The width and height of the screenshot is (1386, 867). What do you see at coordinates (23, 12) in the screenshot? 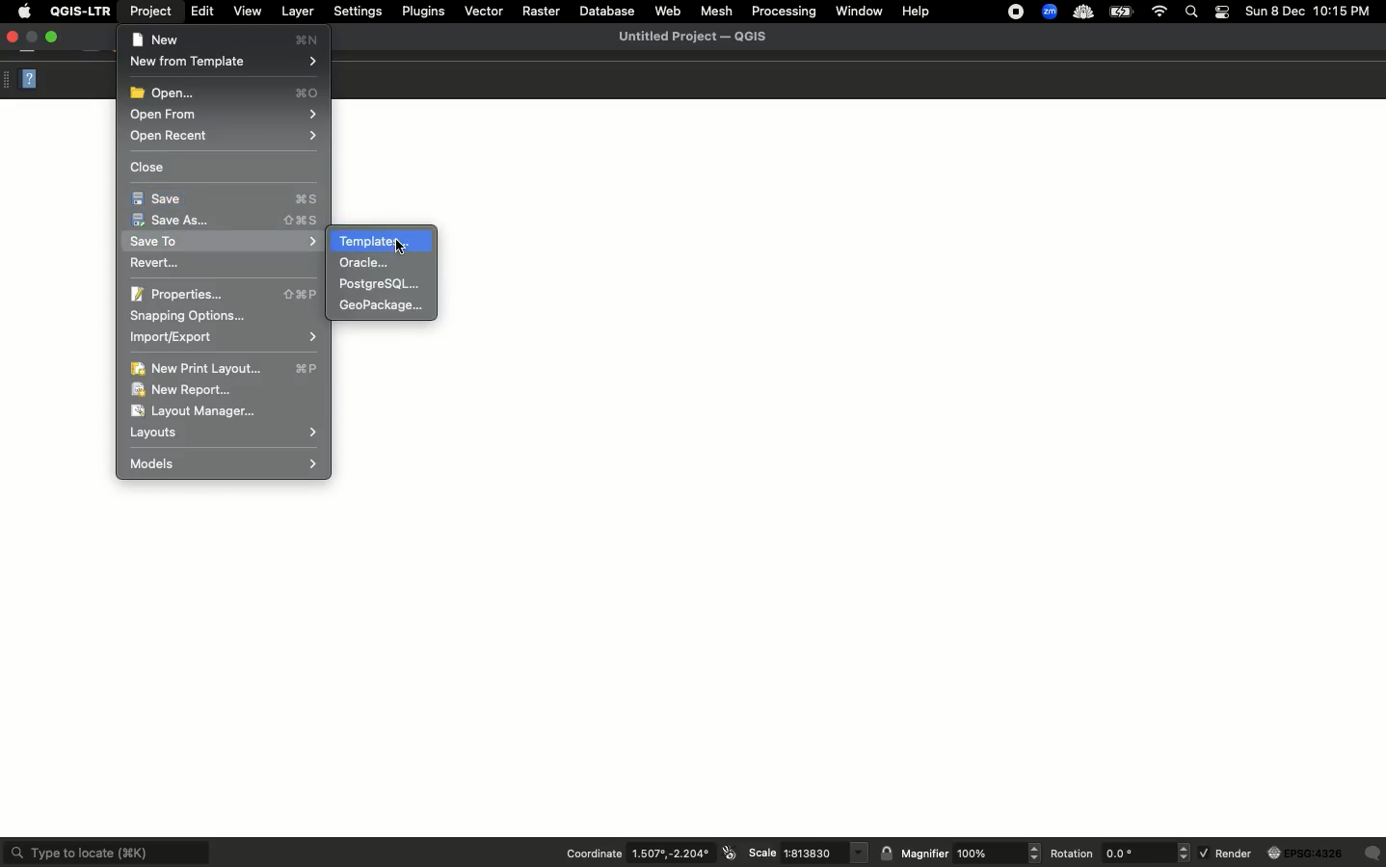
I see `Apple` at bounding box center [23, 12].